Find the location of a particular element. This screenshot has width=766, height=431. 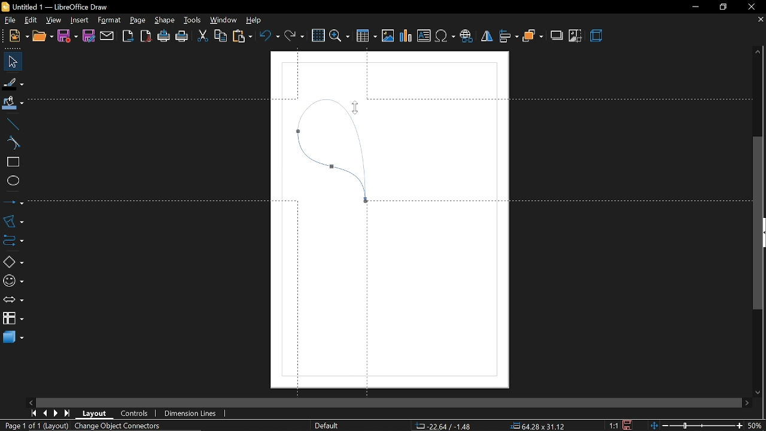

basic shapes is located at coordinates (11, 260).